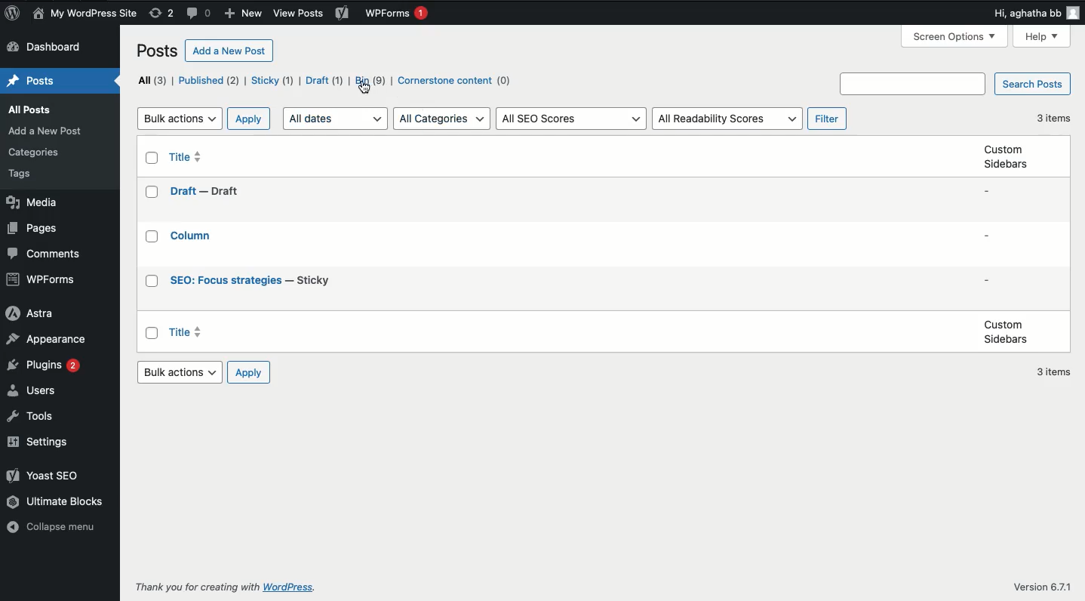 Image resolution: width=1085 pixels, height=601 pixels. What do you see at coordinates (41, 441) in the screenshot?
I see `Settings` at bounding box center [41, 441].